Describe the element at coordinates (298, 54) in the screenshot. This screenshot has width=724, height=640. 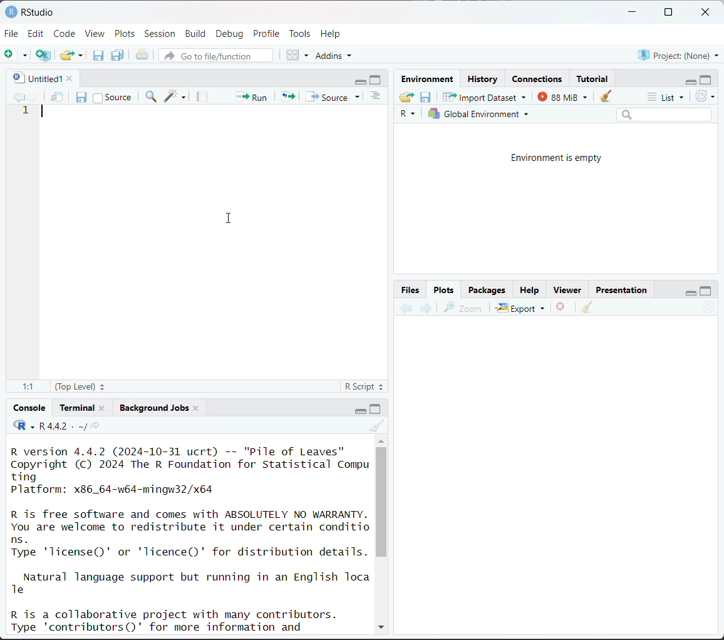
I see `workspace panes` at that location.